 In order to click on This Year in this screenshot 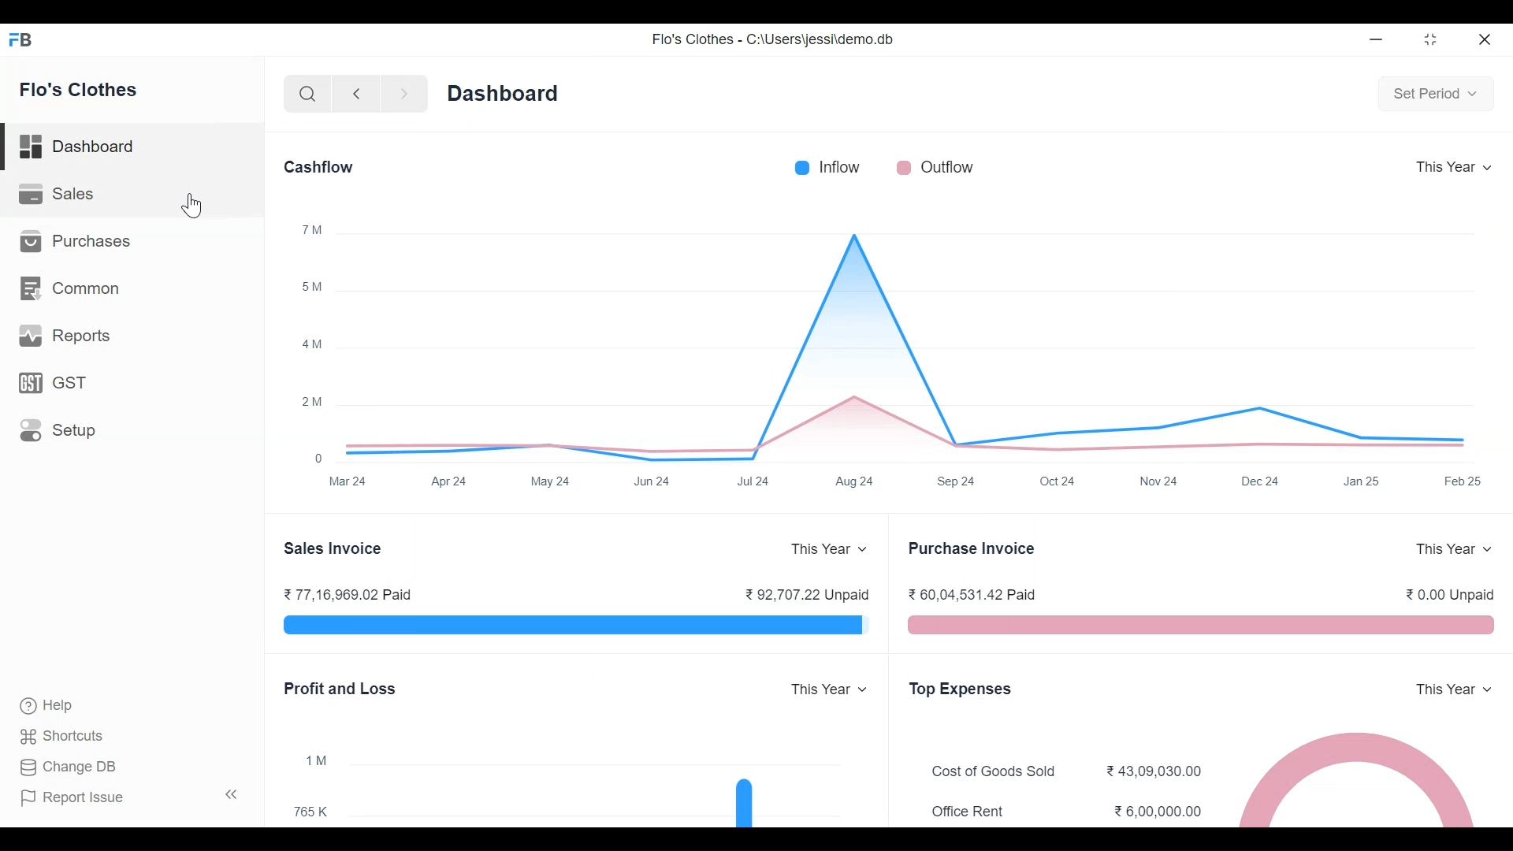, I will do `click(1445, 169)`.